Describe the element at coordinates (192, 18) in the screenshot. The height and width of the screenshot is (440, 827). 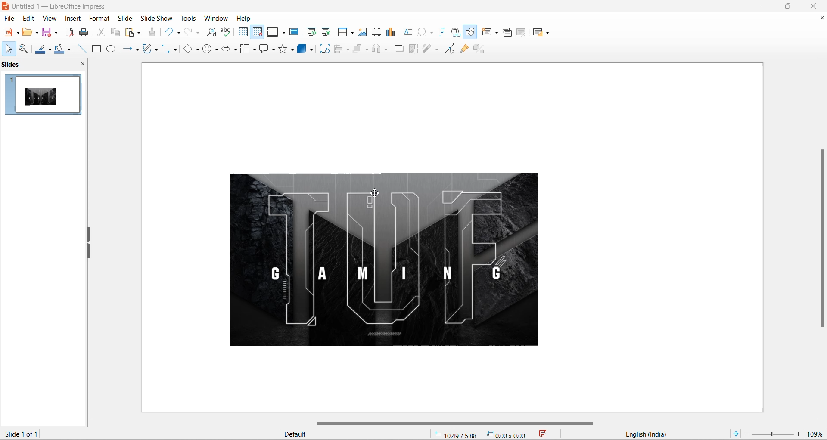
I see `tools` at that location.